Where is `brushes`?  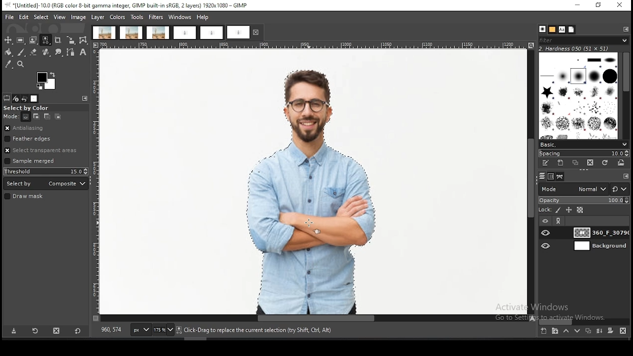 brushes is located at coordinates (579, 95).